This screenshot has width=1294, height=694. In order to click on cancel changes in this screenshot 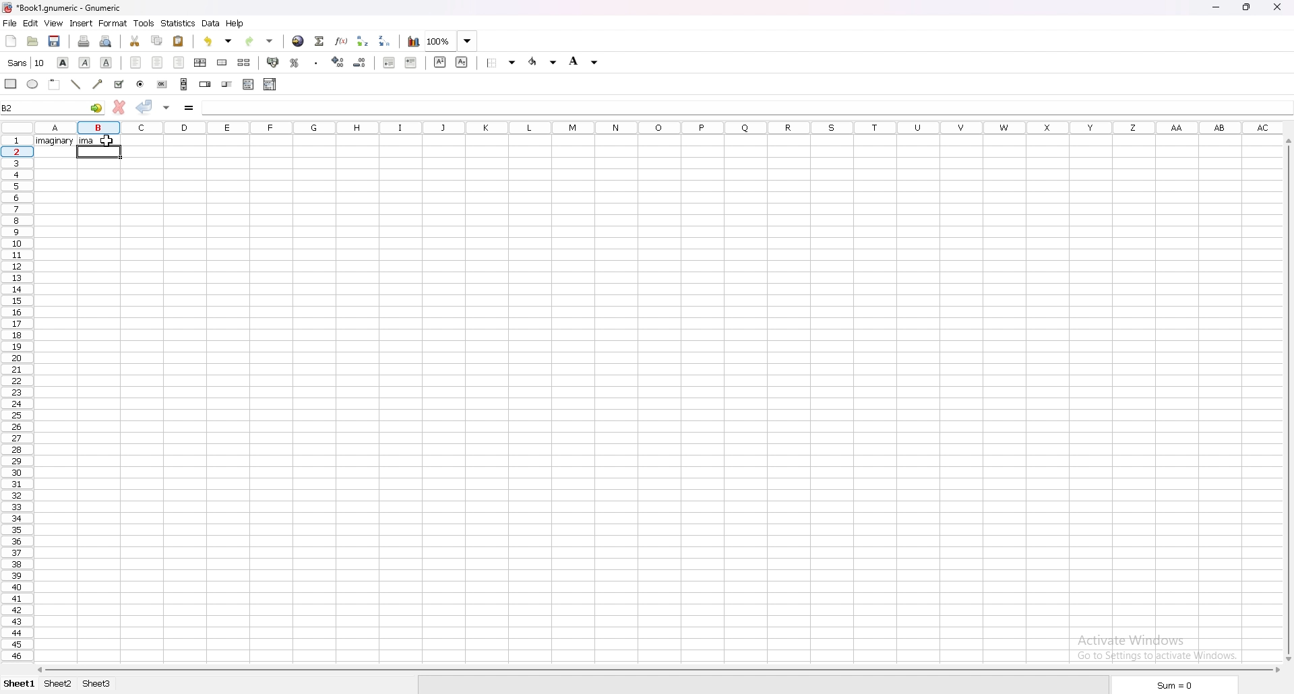, I will do `click(119, 107)`.